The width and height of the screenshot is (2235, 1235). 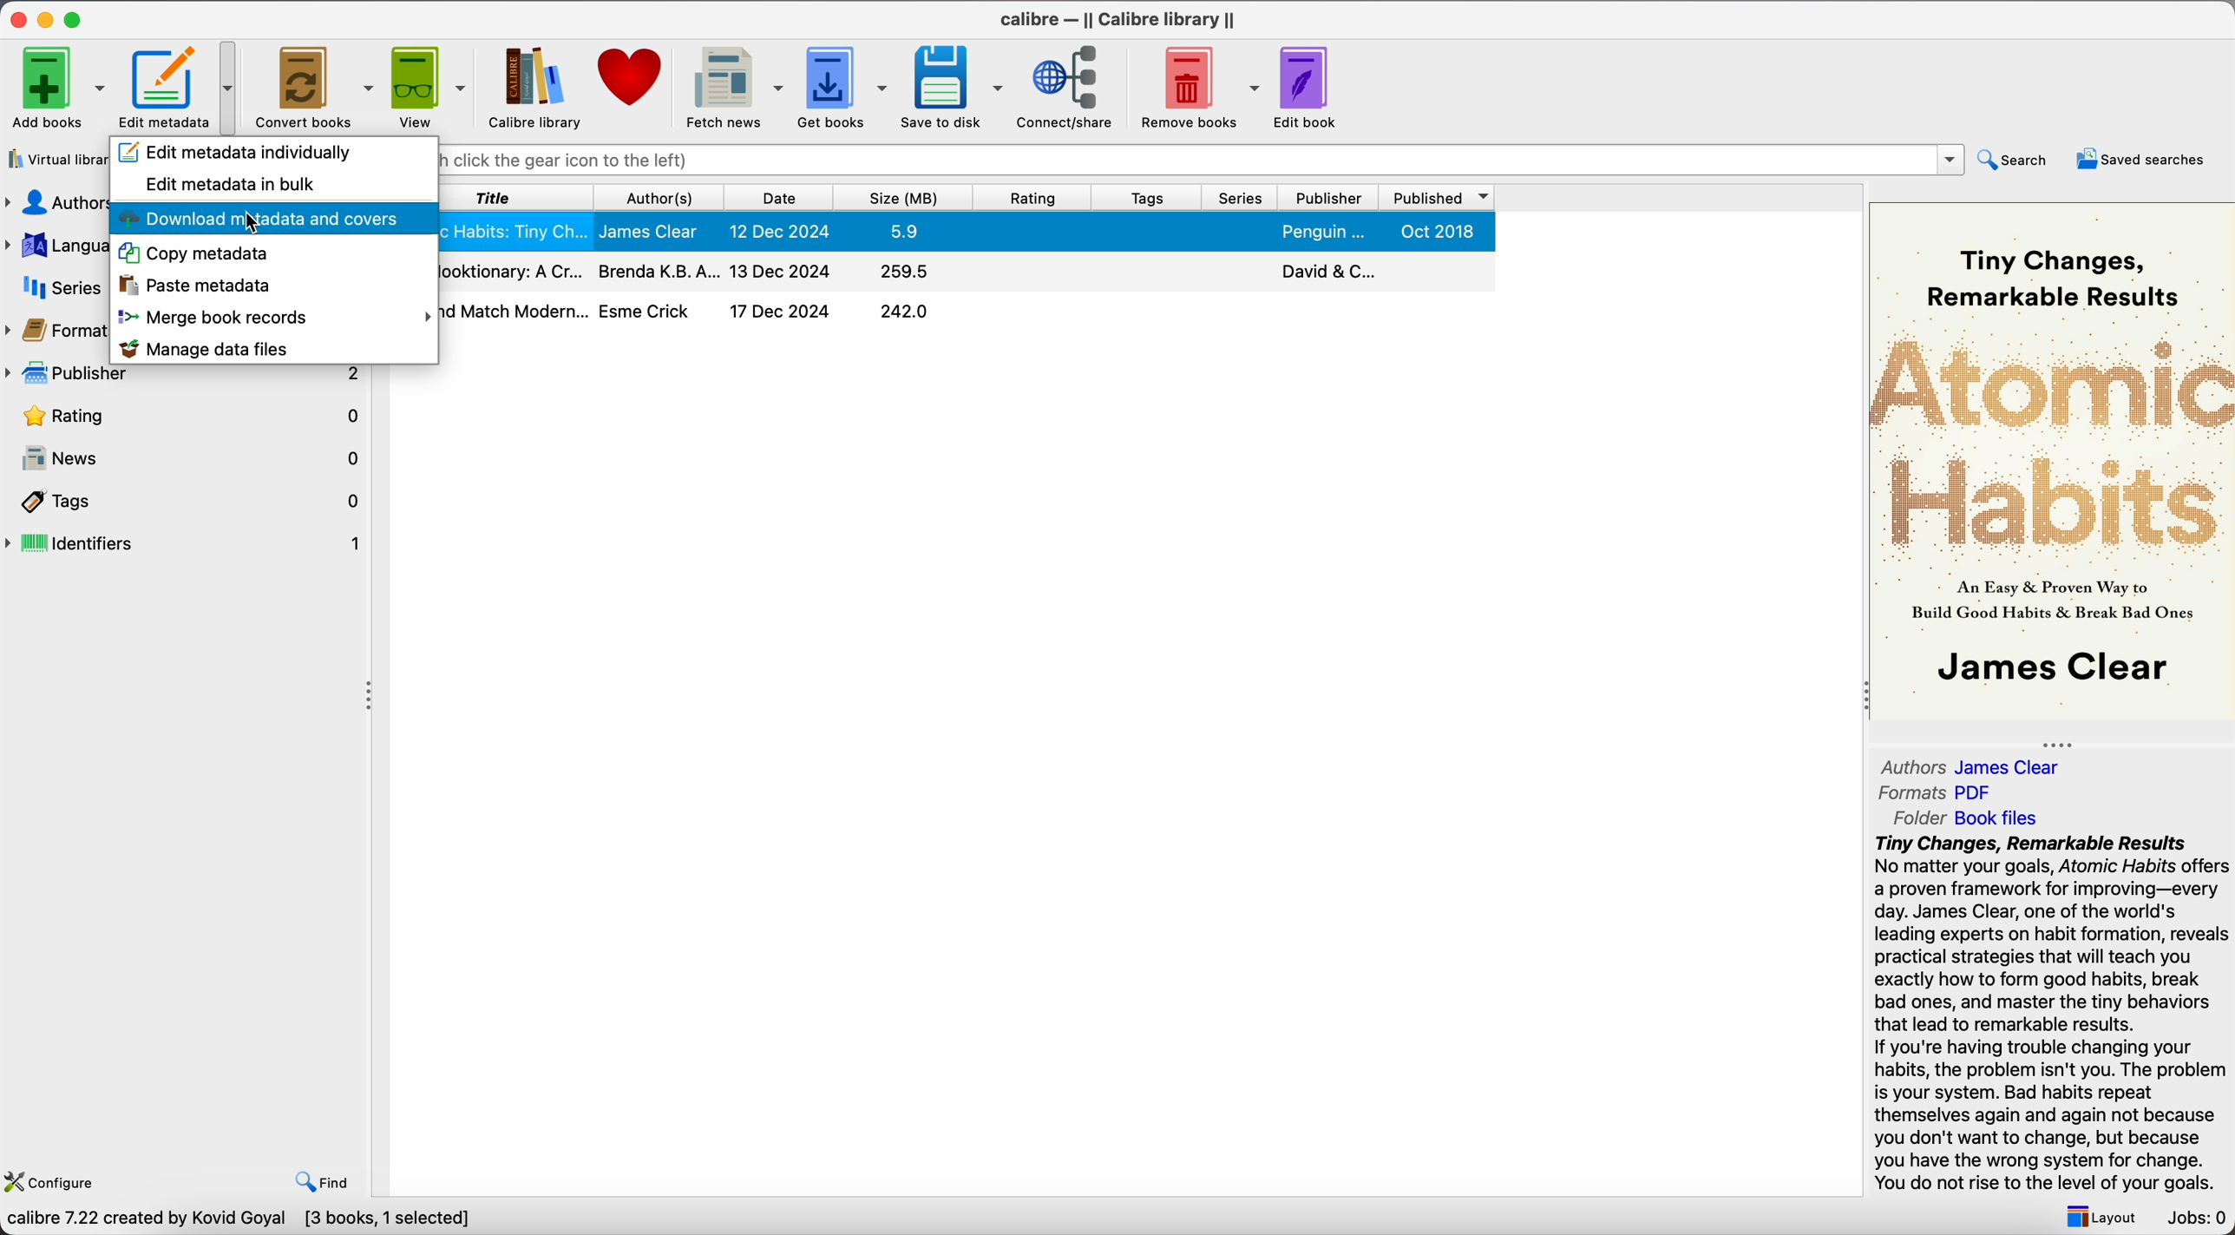 I want to click on 12 Dec 2024, so click(x=779, y=229).